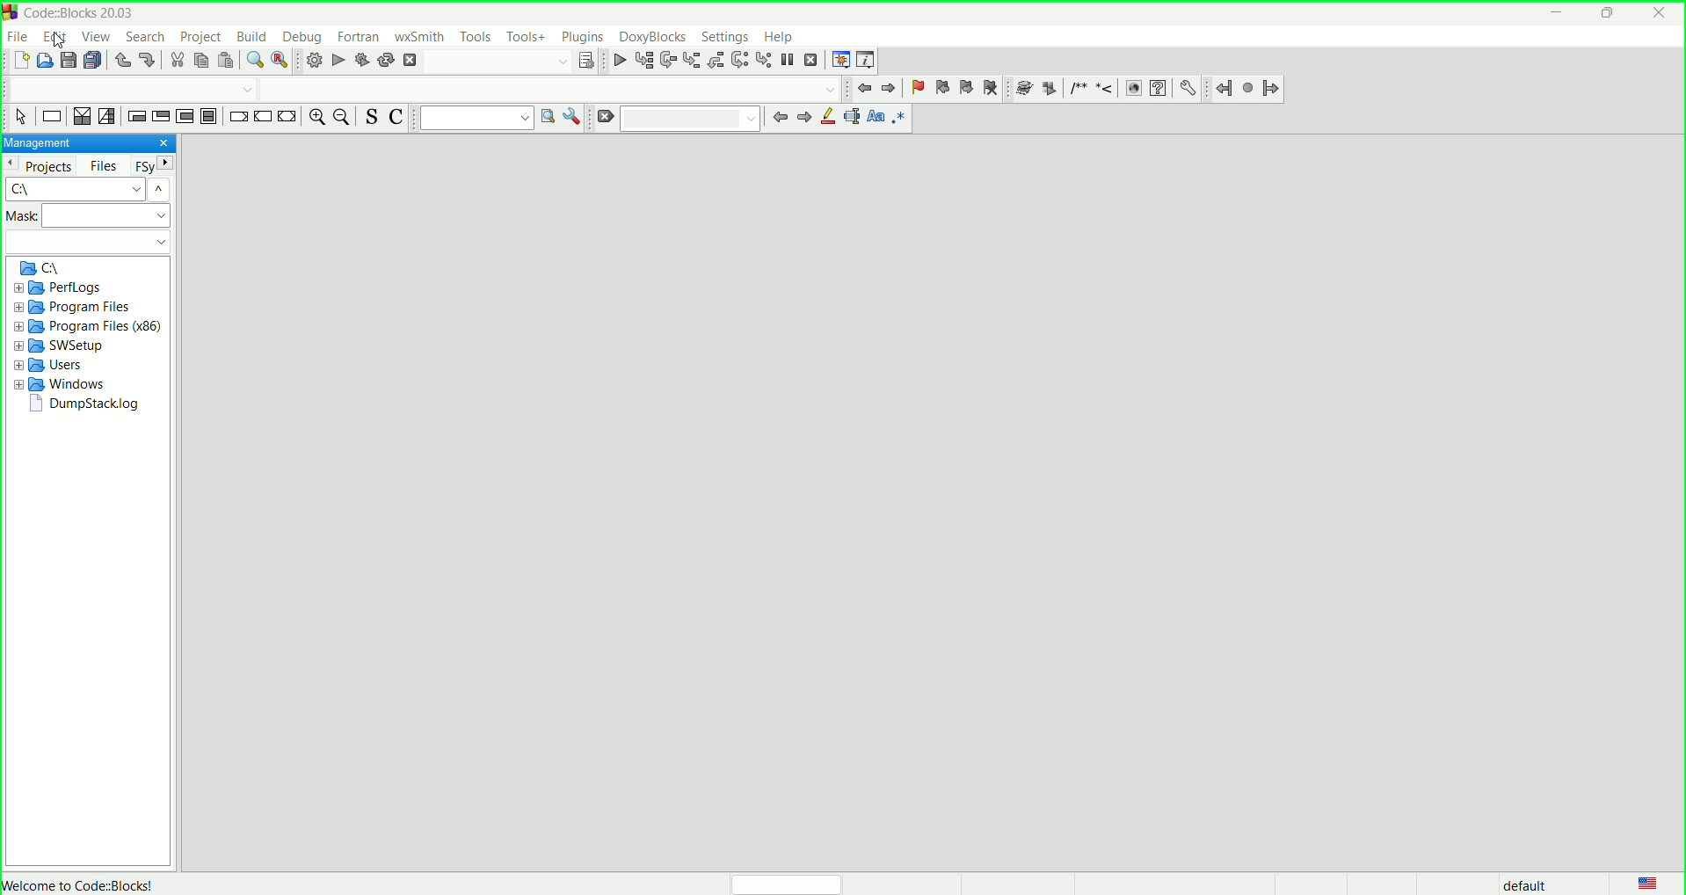 The image size is (1686, 895). Describe the element at coordinates (144, 36) in the screenshot. I see `search` at that location.